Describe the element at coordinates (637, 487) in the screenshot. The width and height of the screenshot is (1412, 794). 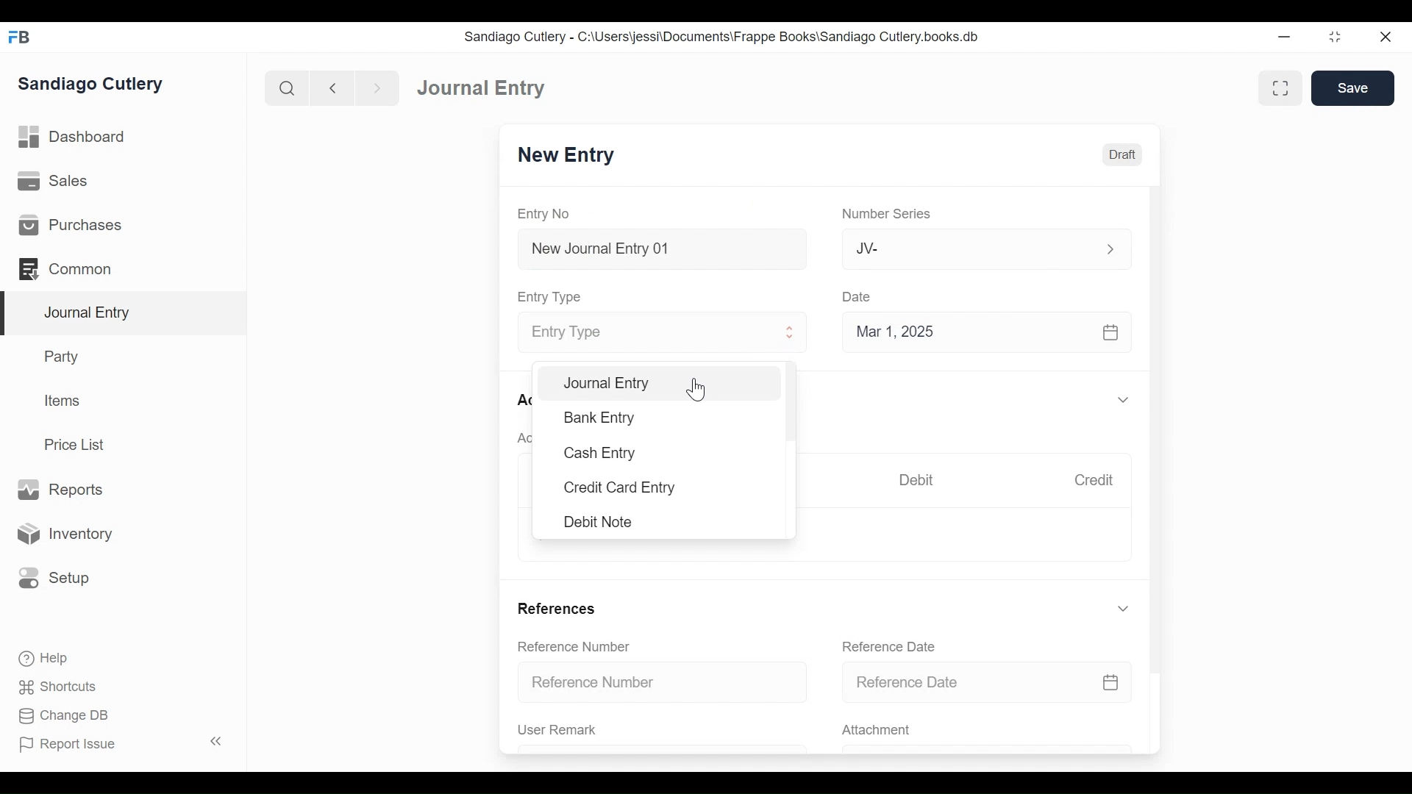
I see `Credit Card Entry` at that location.